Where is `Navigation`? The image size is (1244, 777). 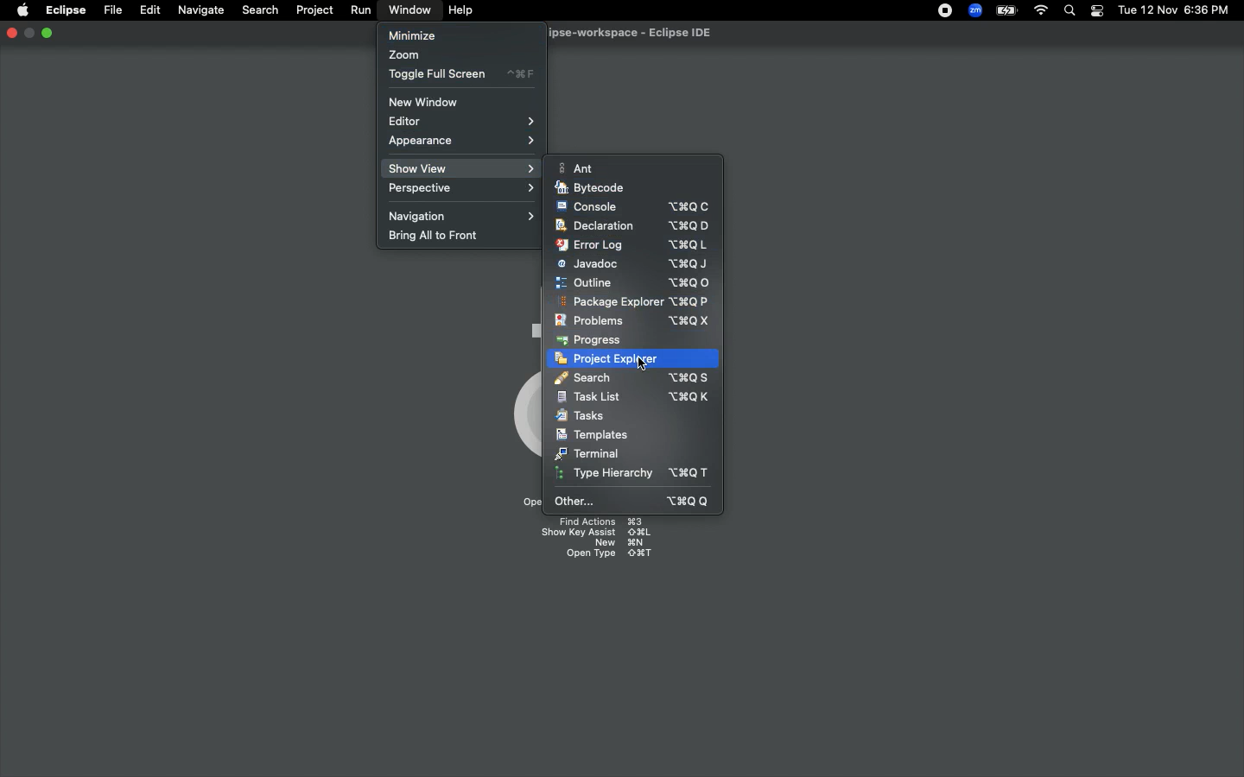 Navigation is located at coordinates (464, 215).